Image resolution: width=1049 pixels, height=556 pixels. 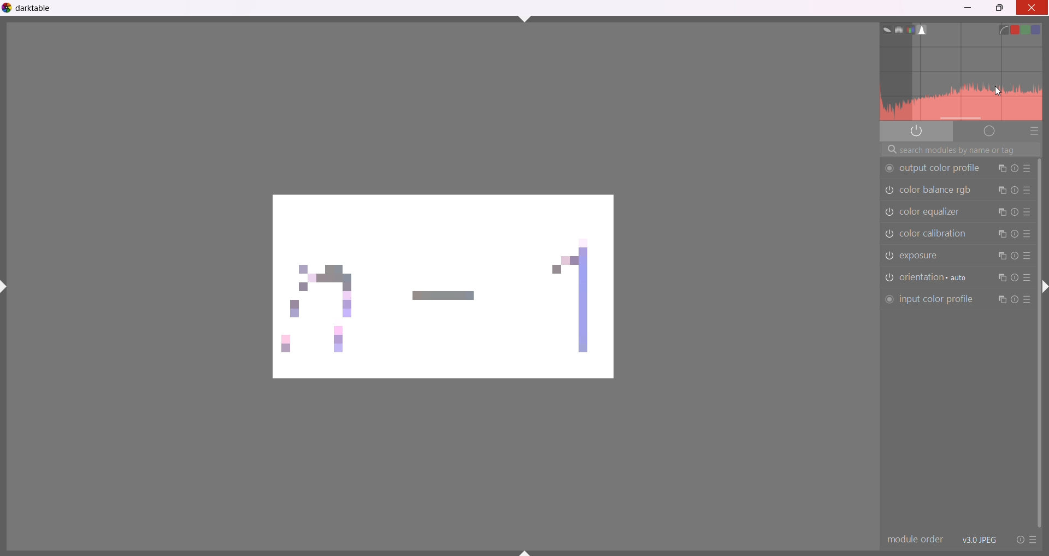 I want to click on linear, so click(x=1004, y=29).